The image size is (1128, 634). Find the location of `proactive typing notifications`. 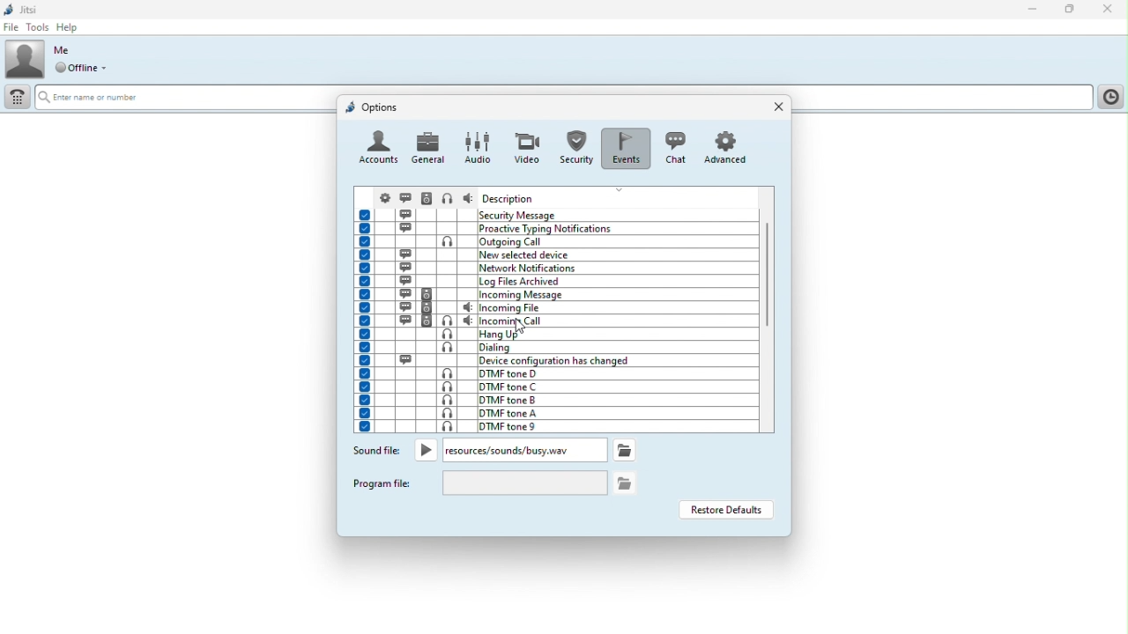

proactive typing notifications is located at coordinates (558, 228).